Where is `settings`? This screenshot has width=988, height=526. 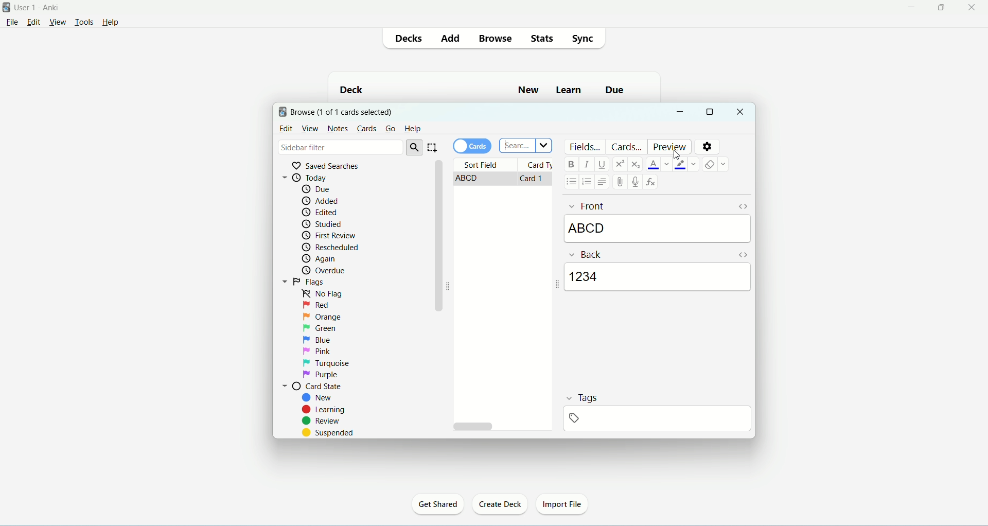 settings is located at coordinates (707, 147).